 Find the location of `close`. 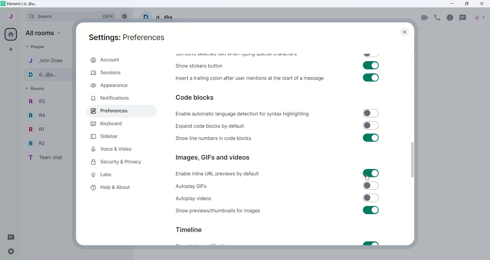

close is located at coordinates (405, 32).